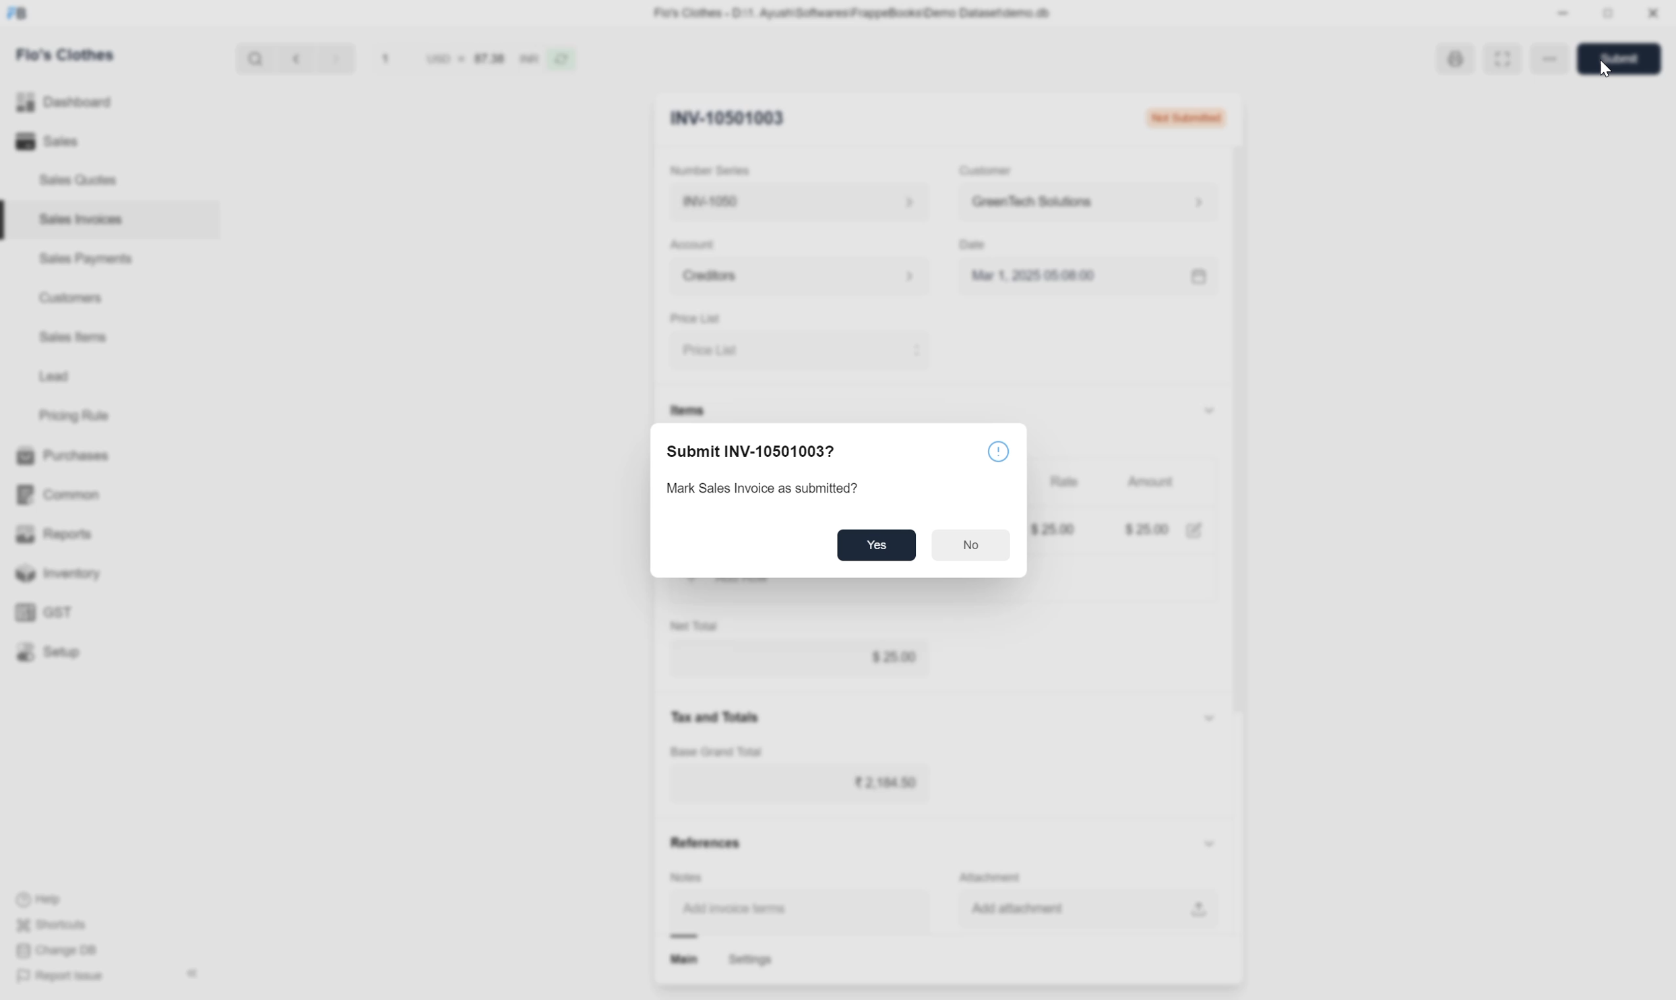  I want to click on Mark Sales Invoice as submitted?, so click(765, 489).